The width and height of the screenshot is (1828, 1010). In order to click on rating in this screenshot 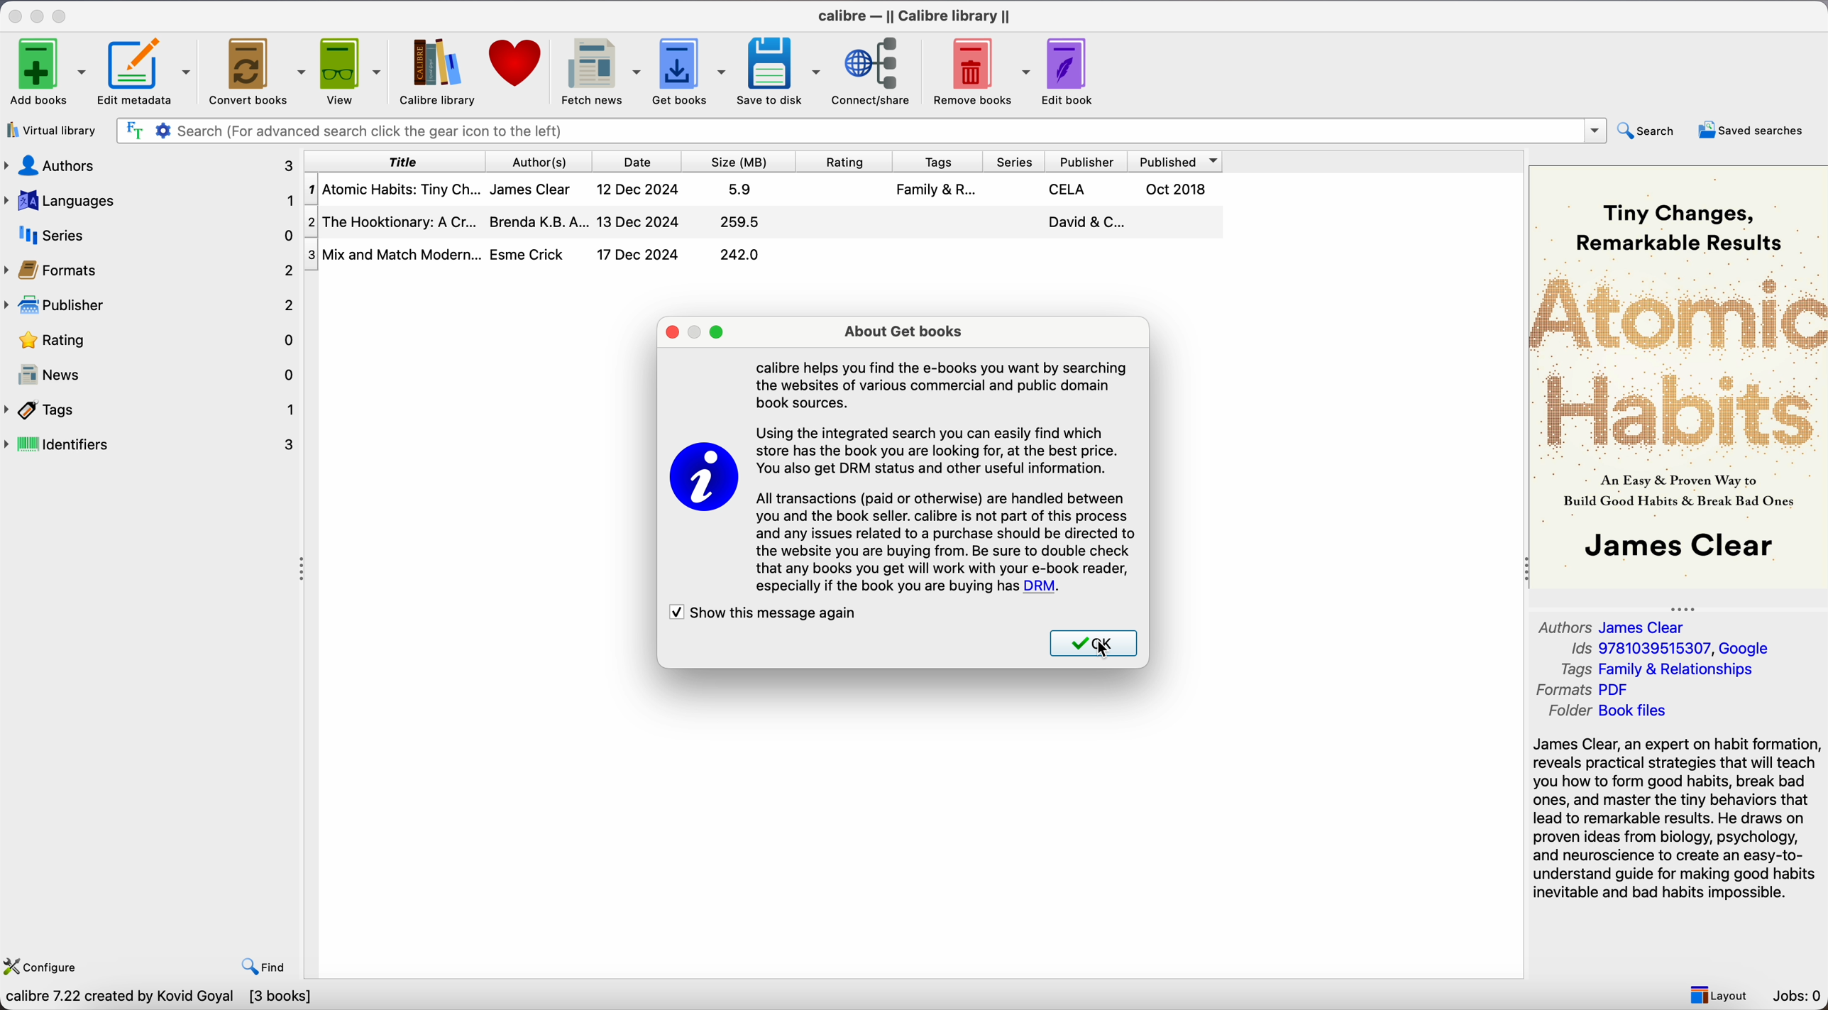, I will do `click(845, 162)`.